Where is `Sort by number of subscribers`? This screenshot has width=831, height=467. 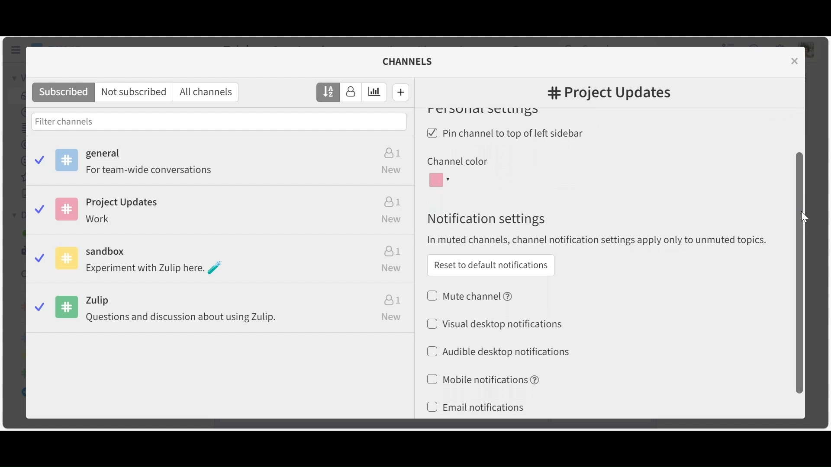
Sort by number of subscribers is located at coordinates (351, 93).